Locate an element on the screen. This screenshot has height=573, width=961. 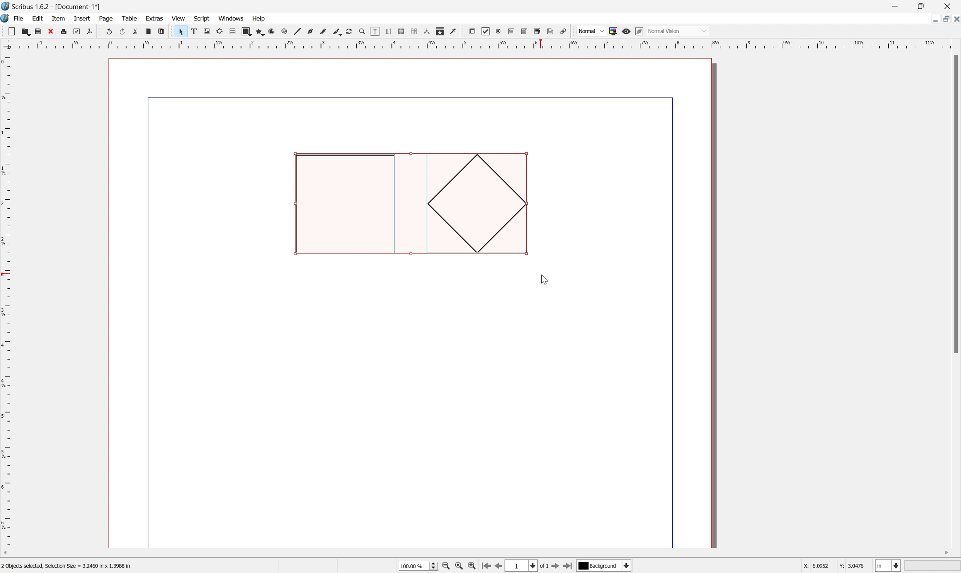
Go to previous page is located at coordinates (498, 566).